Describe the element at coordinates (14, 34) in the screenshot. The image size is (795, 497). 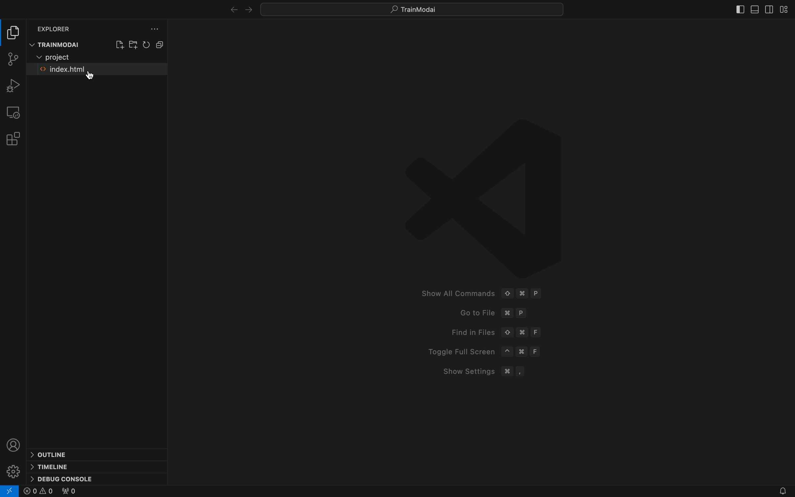
I see `file explore` at that location.